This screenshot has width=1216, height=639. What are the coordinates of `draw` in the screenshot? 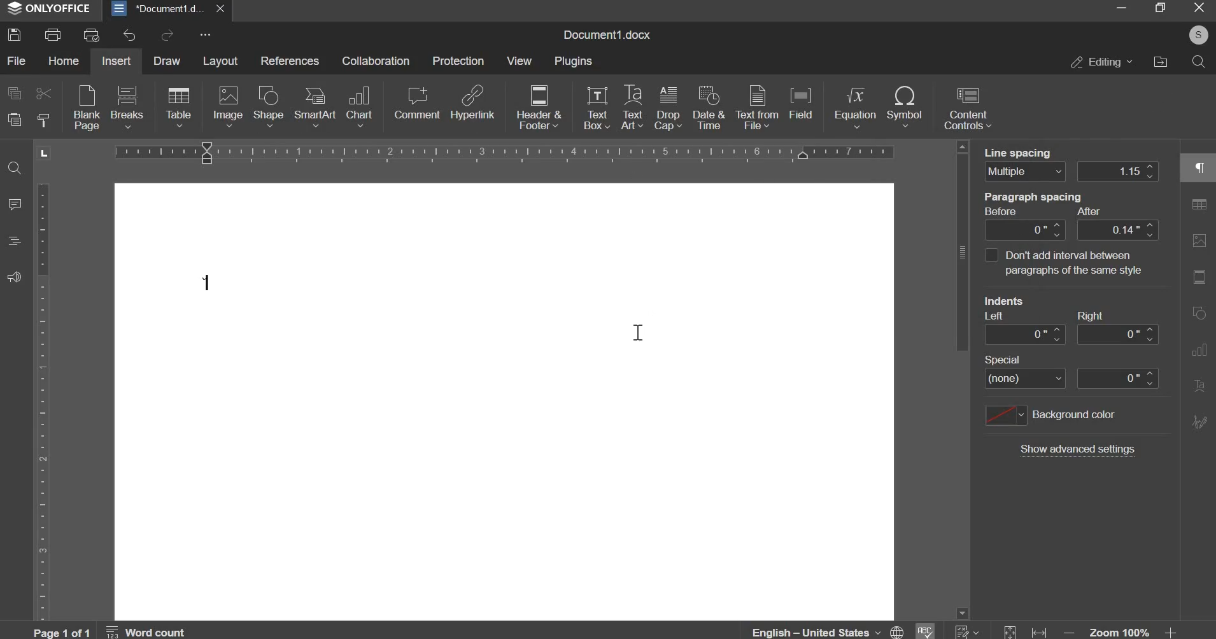 It's located at (167, 60).